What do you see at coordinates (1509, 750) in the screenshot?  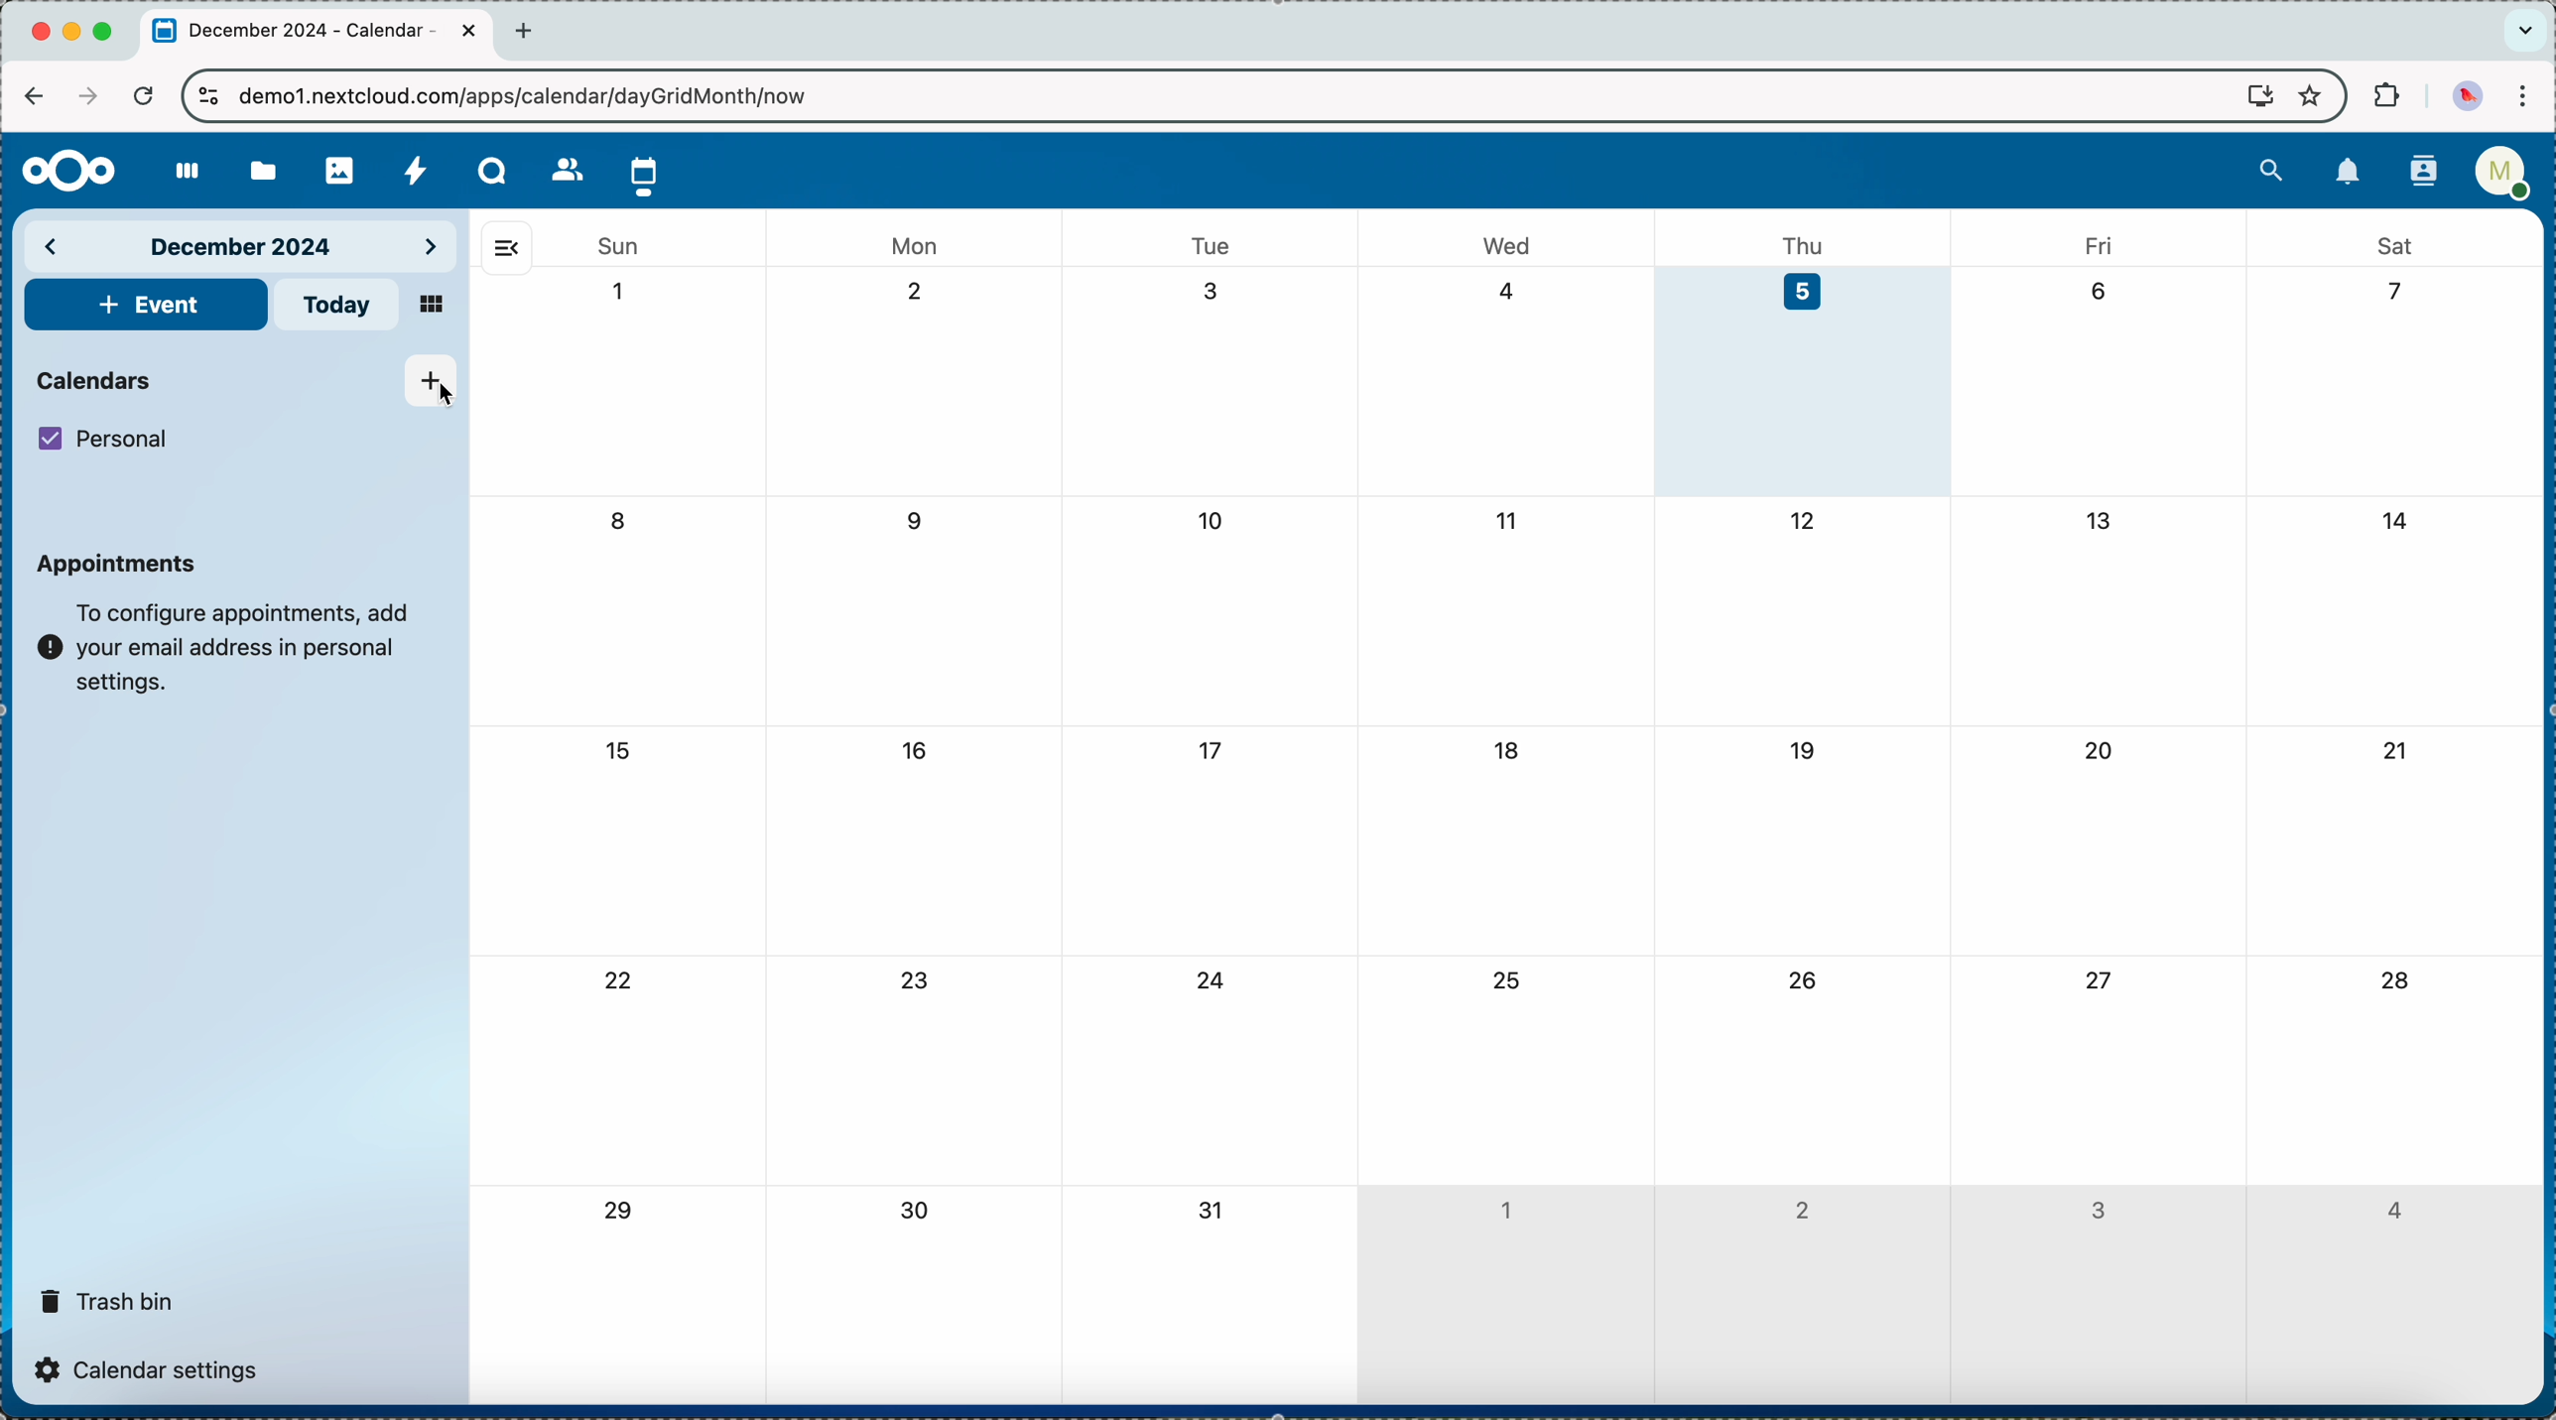 I see `18` at bounding box center [1509, 750].